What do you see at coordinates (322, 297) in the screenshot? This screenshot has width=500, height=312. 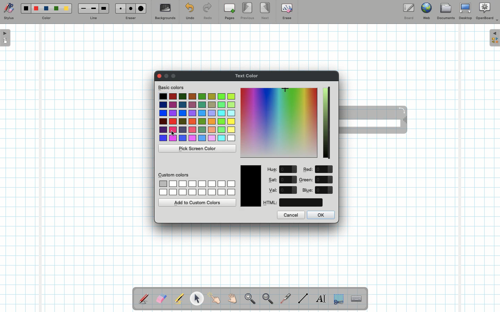 I see `Write text` at bounding box center [322, 297].